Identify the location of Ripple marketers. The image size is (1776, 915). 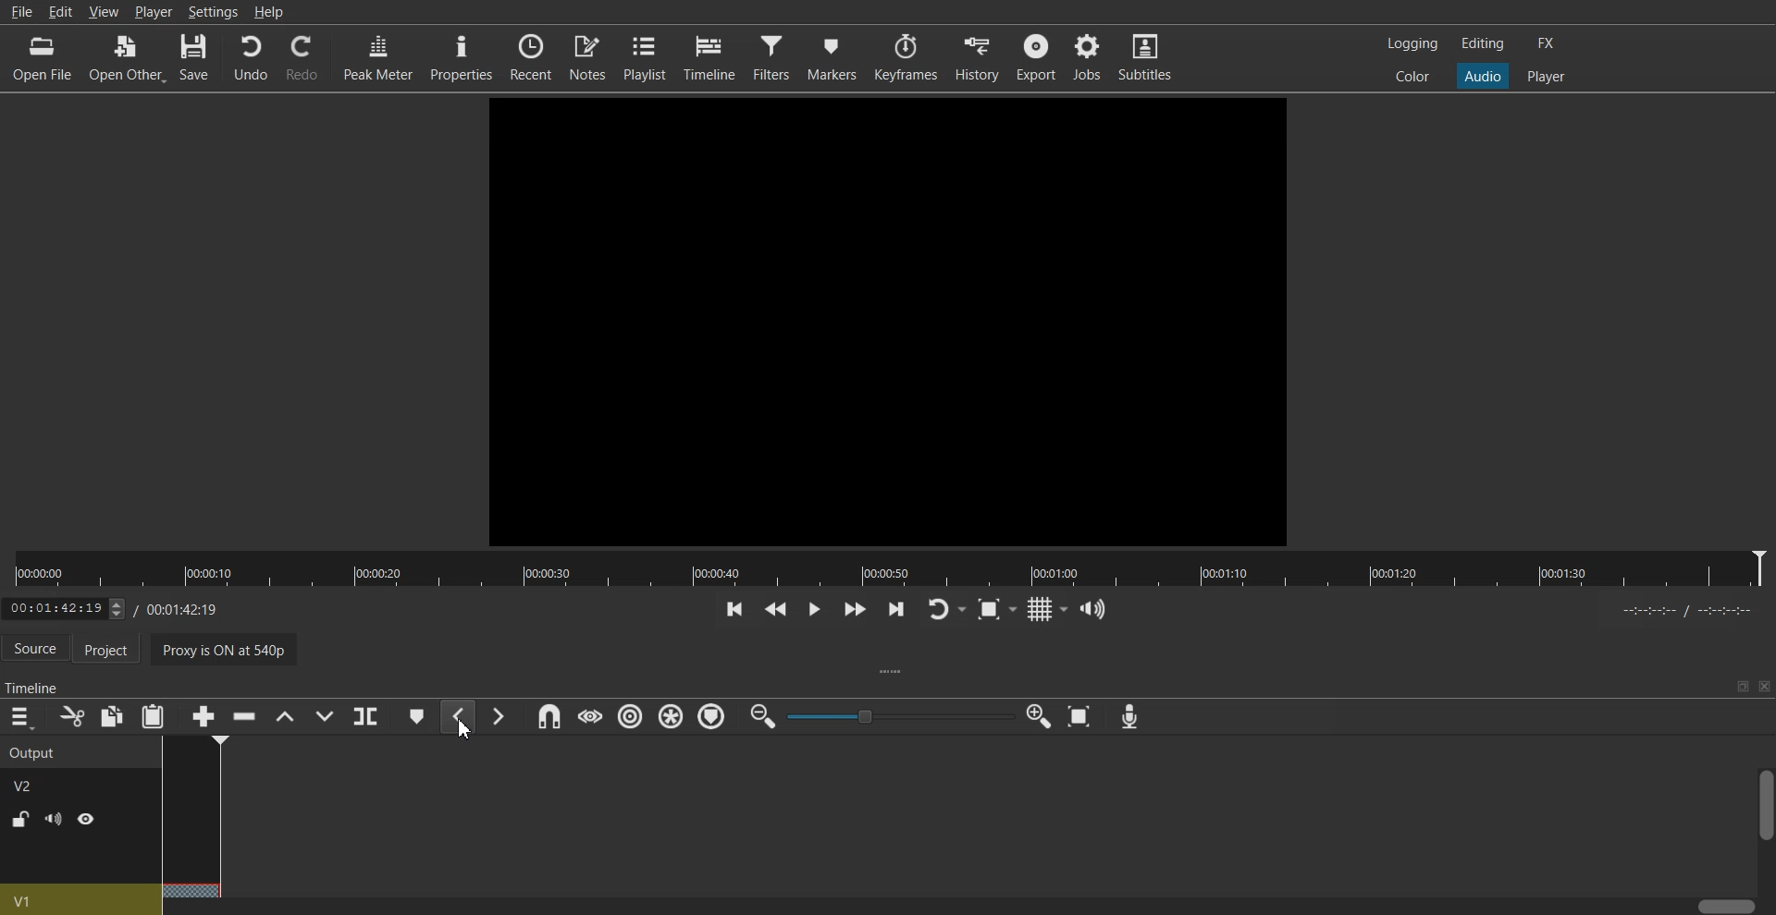
(712, 717).